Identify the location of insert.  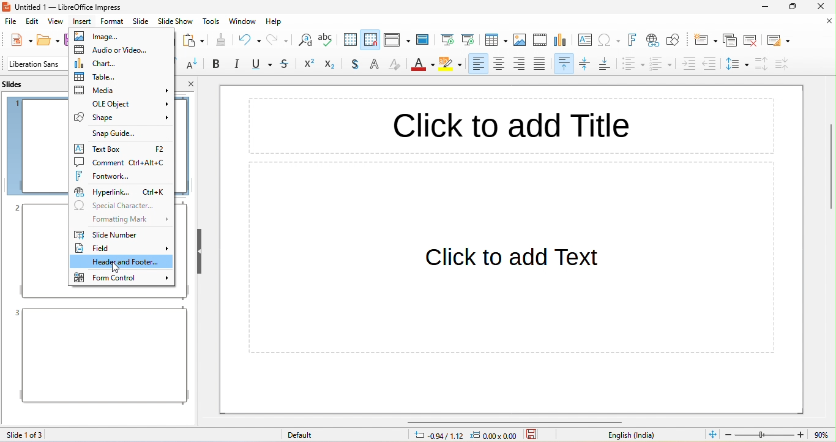
(82, 21).